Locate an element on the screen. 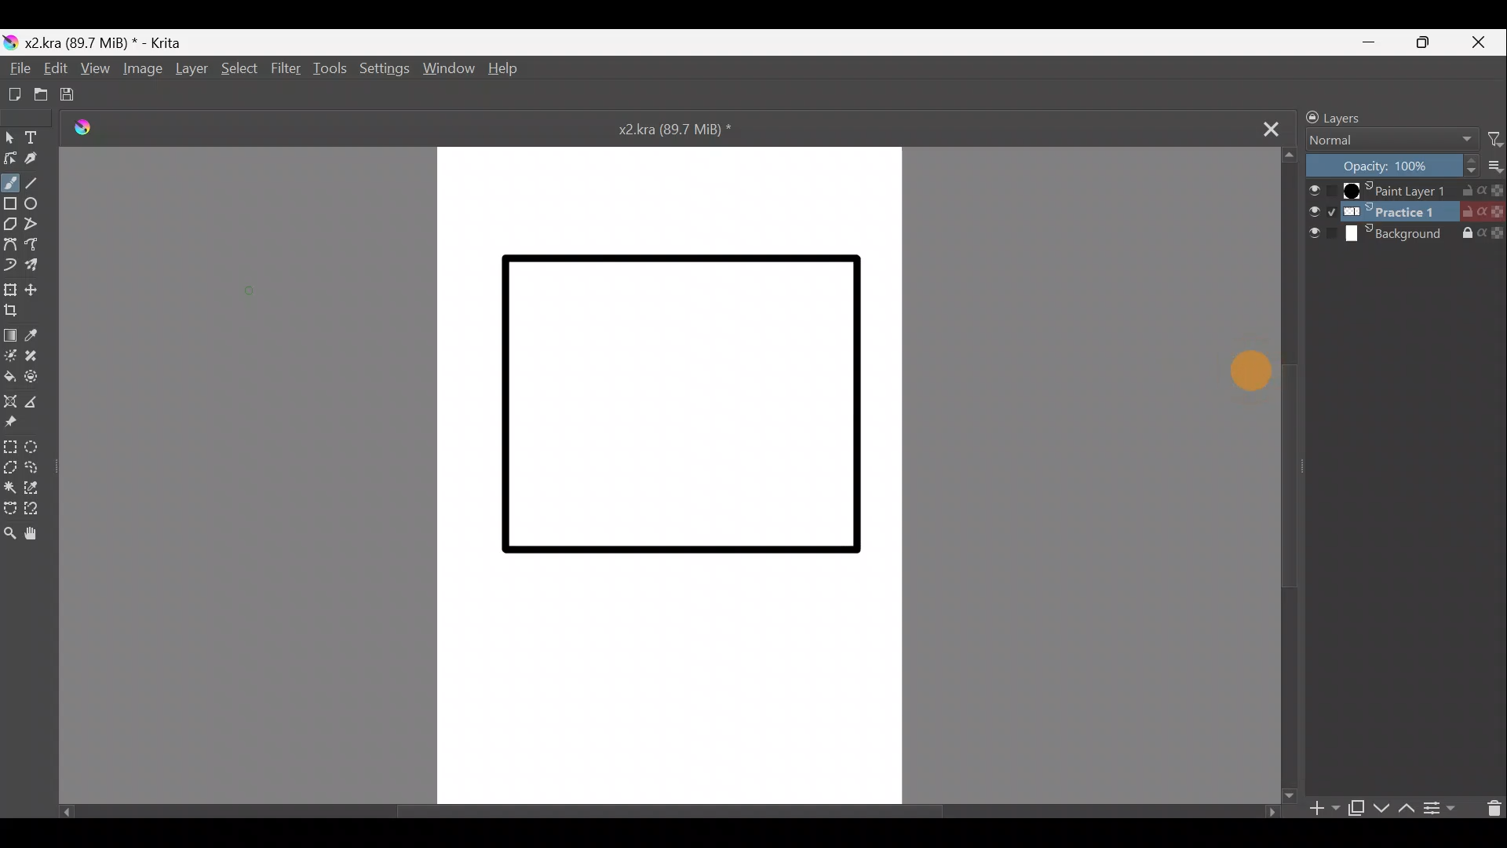 Image resolution: width=1507 pixels, height=848 pixels. Draw a gradient is located at coordinates (11, 334).